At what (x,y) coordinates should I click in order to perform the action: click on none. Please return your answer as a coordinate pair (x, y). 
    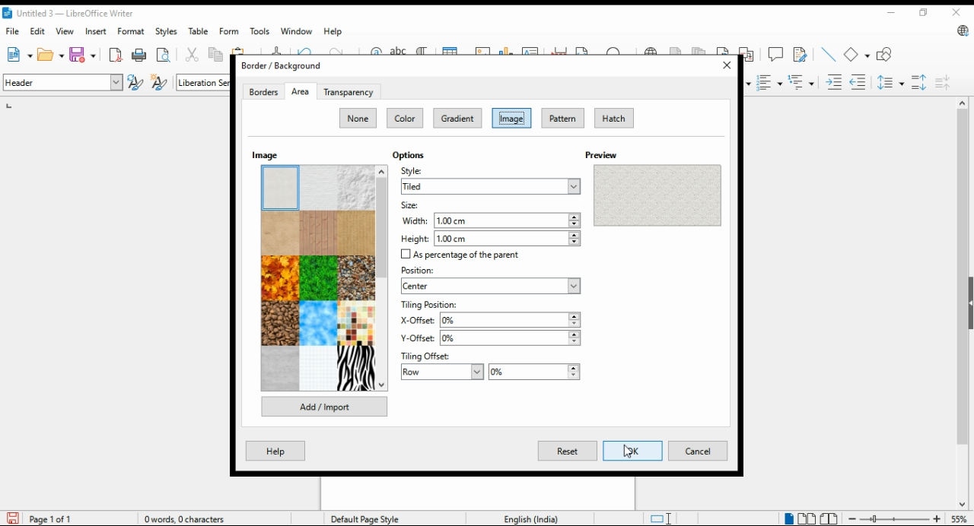
    Looking at the image, I should click on (359, 118).